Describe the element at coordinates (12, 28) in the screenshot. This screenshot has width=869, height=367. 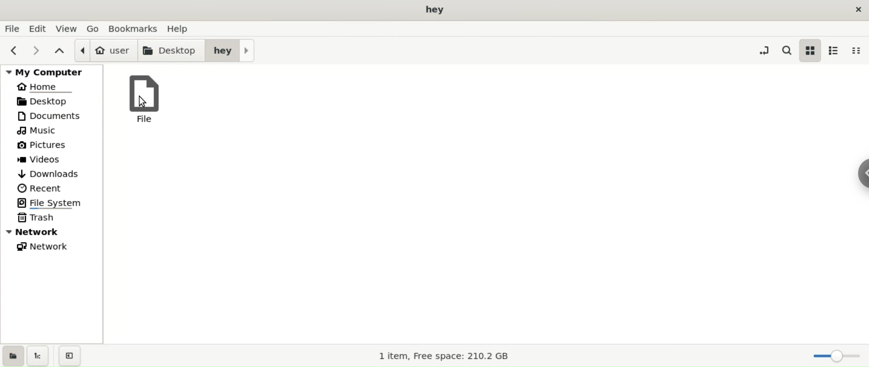
I see `file` at that location.